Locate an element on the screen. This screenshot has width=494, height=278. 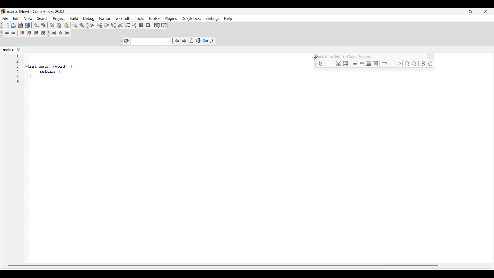
Build menu is located at coordinates (74, 18).